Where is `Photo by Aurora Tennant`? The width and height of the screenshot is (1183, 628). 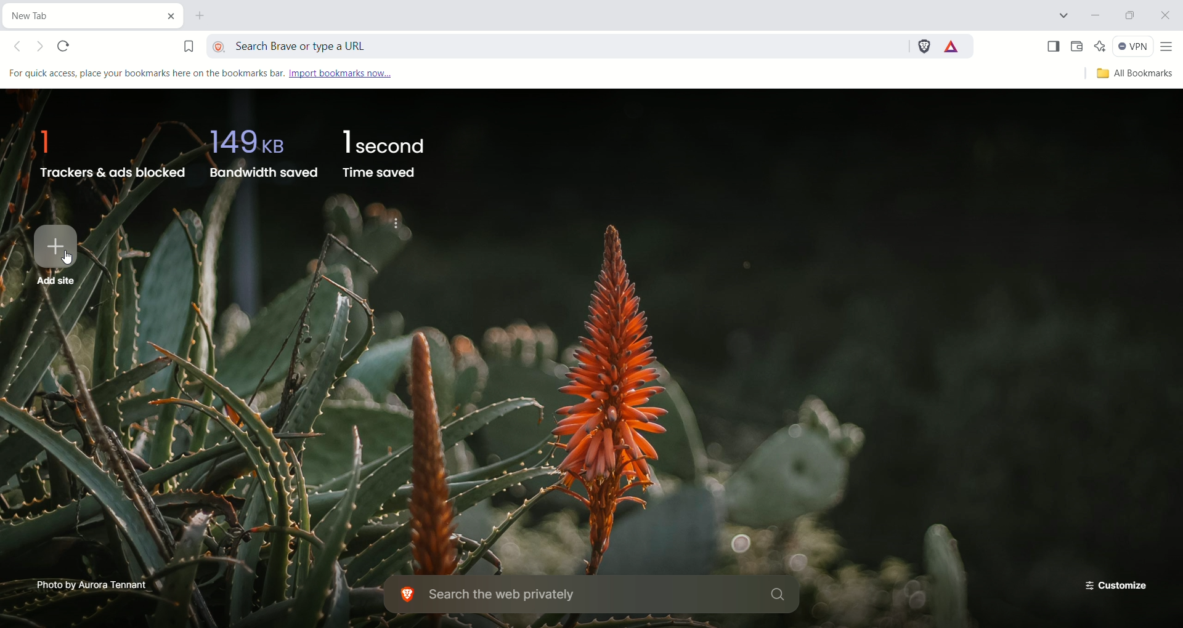
Photo by Aurora Tennant is located at coordinates (93, 585).